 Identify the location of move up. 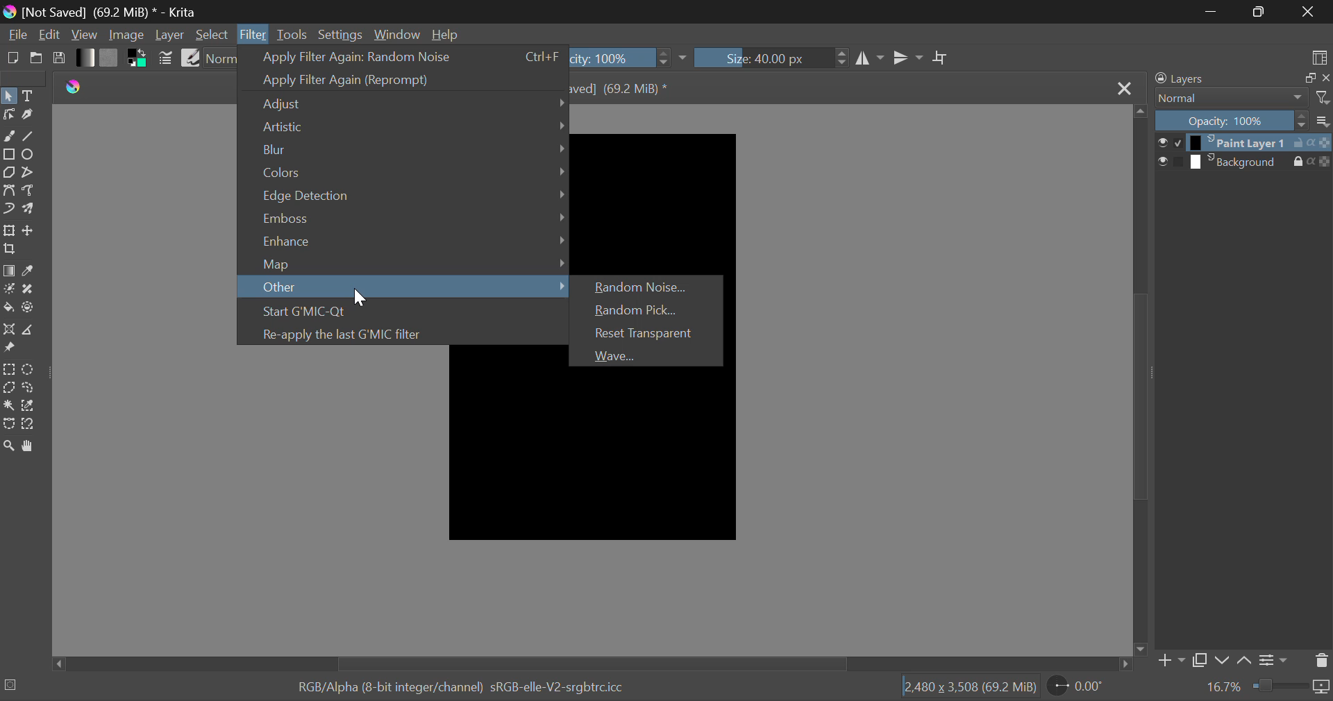
(1137, 109).